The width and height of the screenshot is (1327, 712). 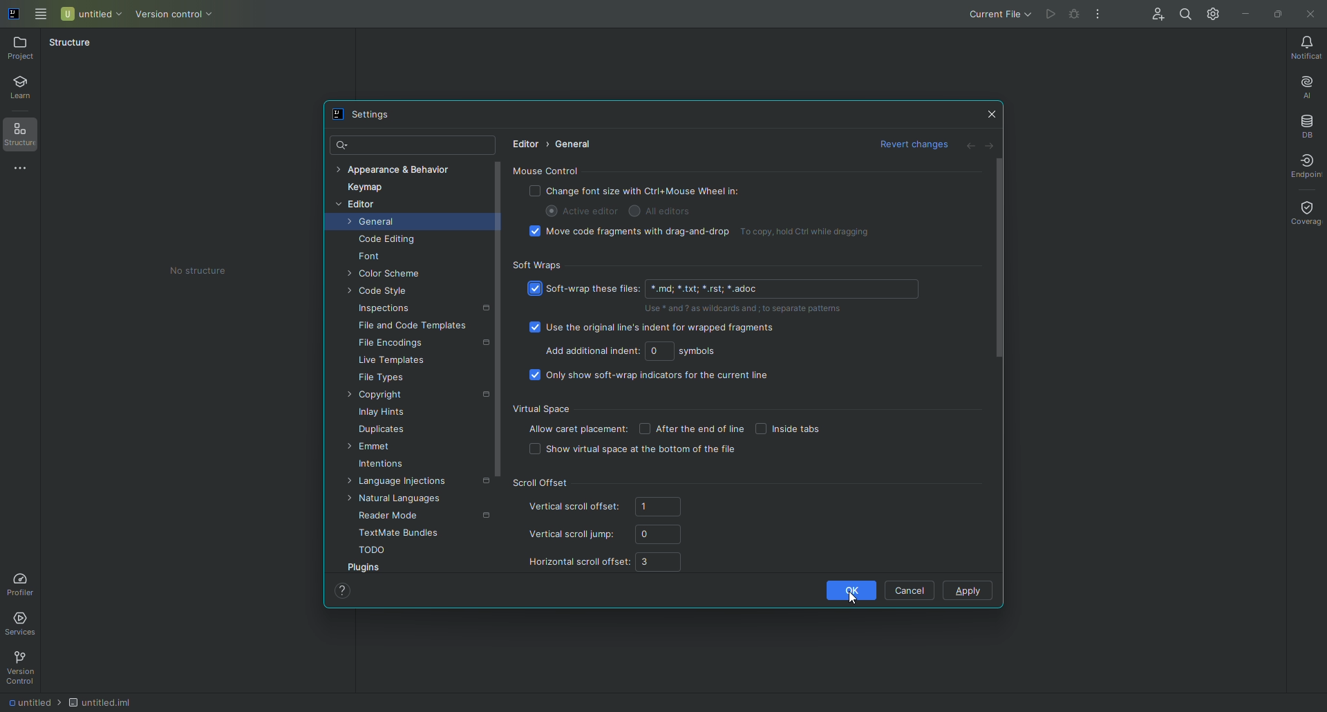 What do you see at coordinates (690, 429) in the screenshot?
I see `After the end of line` at bounding box center [690, 429].